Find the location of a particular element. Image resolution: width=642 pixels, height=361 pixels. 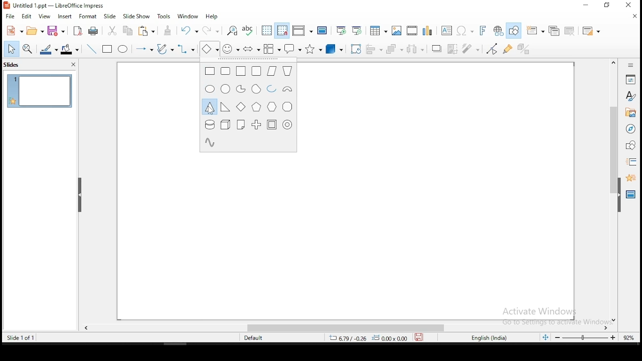

6.9 / -0.26 is located at coordinates (346, 339).